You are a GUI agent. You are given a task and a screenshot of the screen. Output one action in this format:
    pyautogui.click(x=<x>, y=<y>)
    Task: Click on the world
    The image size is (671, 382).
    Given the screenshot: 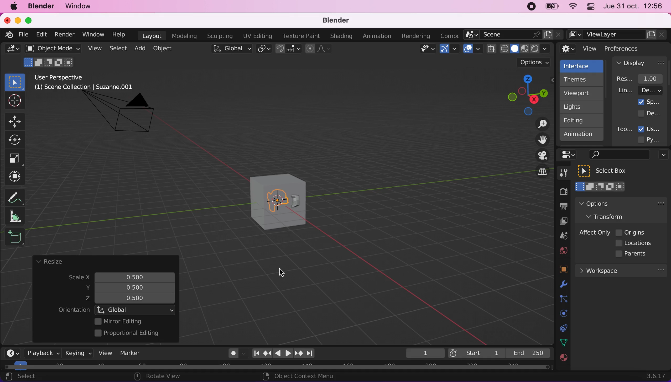 What is the action you would take?
    pyautogui.click(x=562, y=250)
    